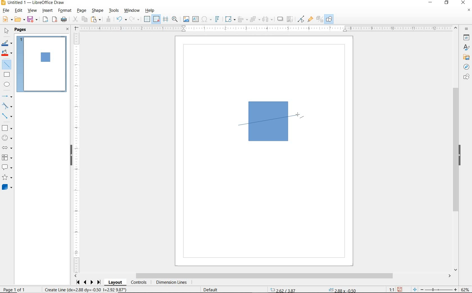 The image size is (472, 293). What do you see at coordinates (268, 19) in the screenshot?
I see `SELECT AT LEAST THREE OBJECTS TO DISTRIBUTE` at bounding box center [268, 19].